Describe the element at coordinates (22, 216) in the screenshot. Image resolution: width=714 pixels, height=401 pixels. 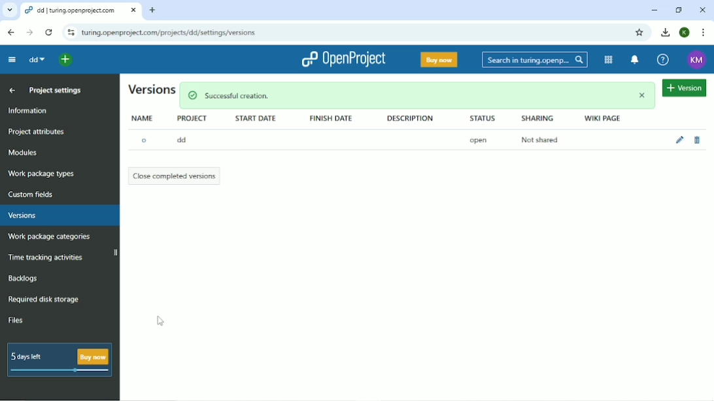
I see `Versions` at that location.